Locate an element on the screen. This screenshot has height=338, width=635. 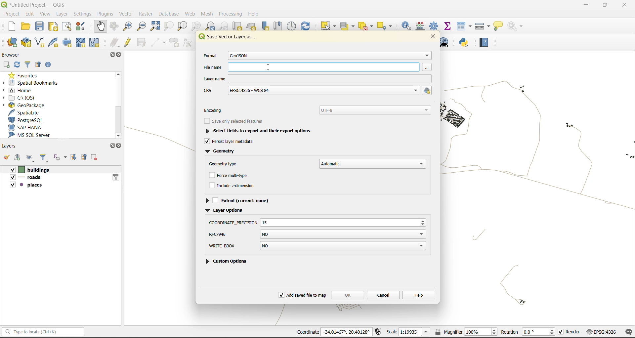
Service Vector layer is located at coordinates (227, 39).